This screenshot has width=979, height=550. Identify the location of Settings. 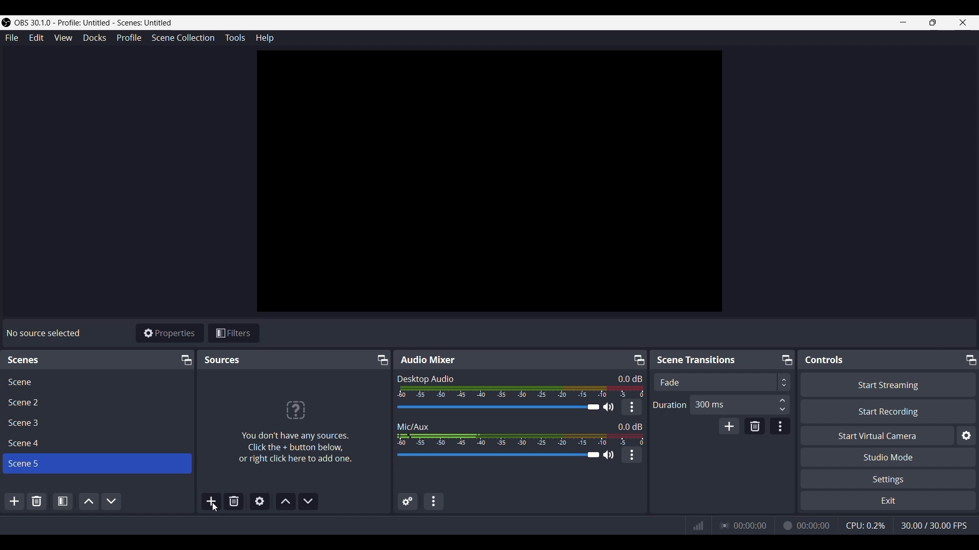
(888, 479).